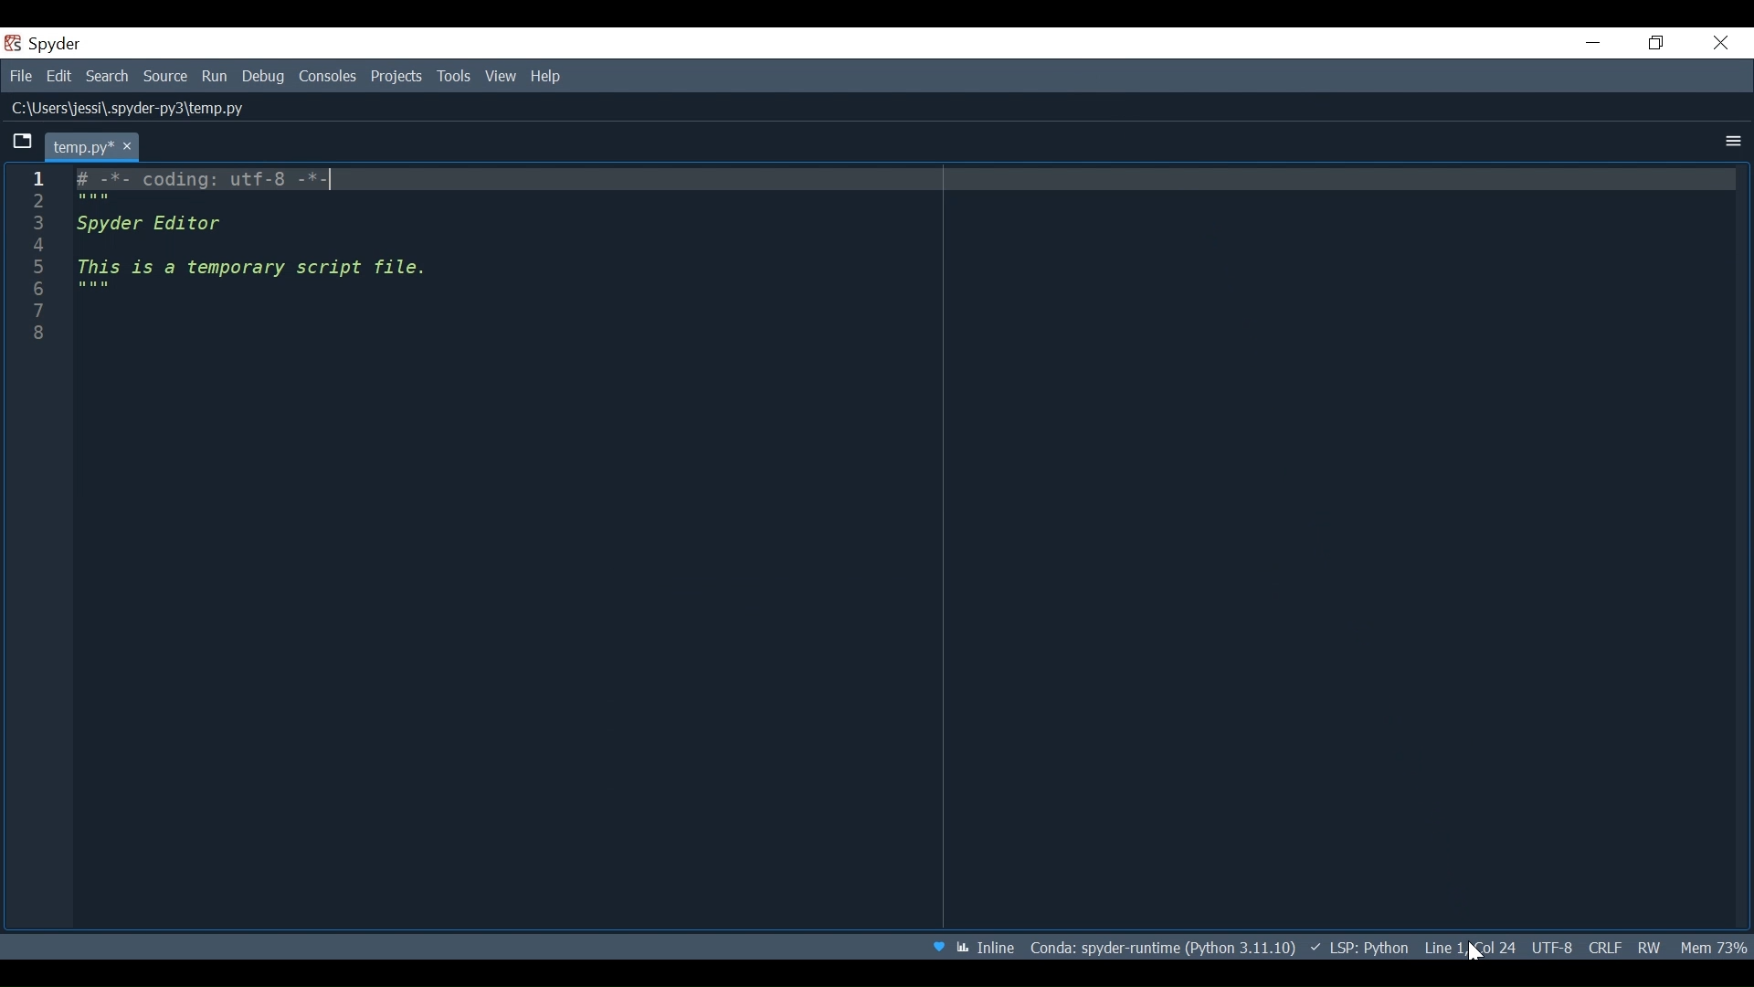  Describe the element at coordinates (92, 147) in the screenshot. I see `Current tab` at that location.